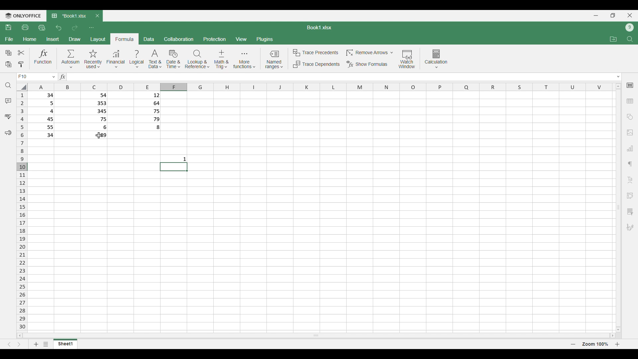 The width and height of the screenshot is (638, 359). What do you see at coordinates (74, 39) in the screenshot?
I see `Draw menu` at bounding box center [74, 39].